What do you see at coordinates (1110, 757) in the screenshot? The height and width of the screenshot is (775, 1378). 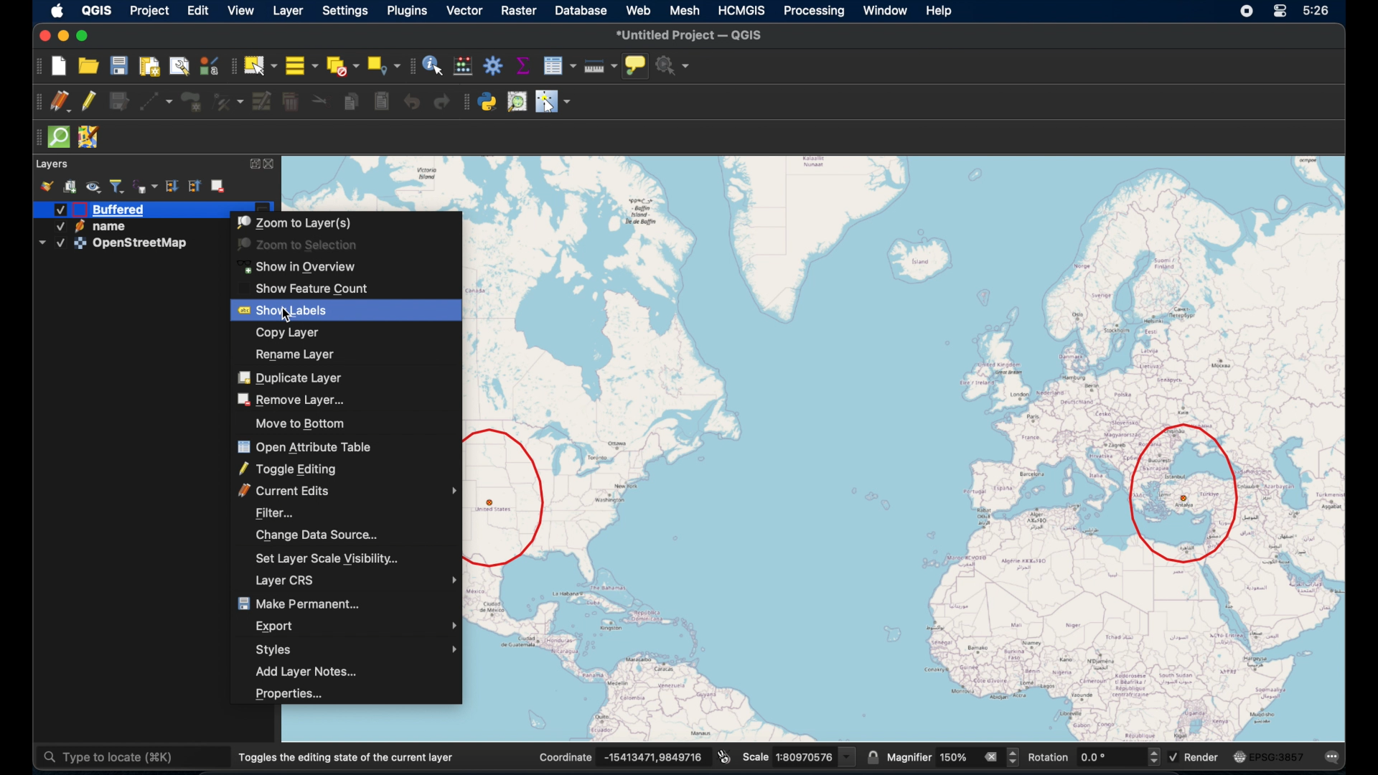 I see `rotation value` at bounding box center [1110, 757].